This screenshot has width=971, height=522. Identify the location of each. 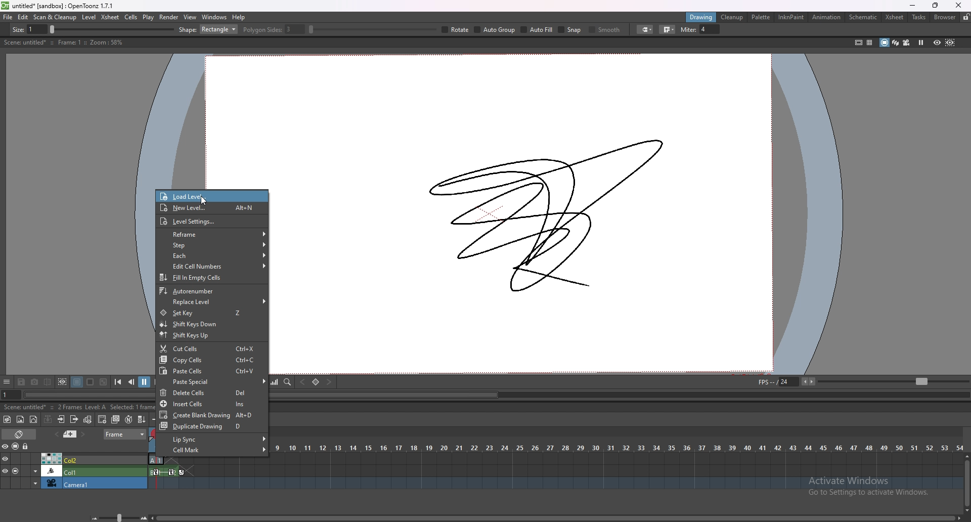
(211, 255).